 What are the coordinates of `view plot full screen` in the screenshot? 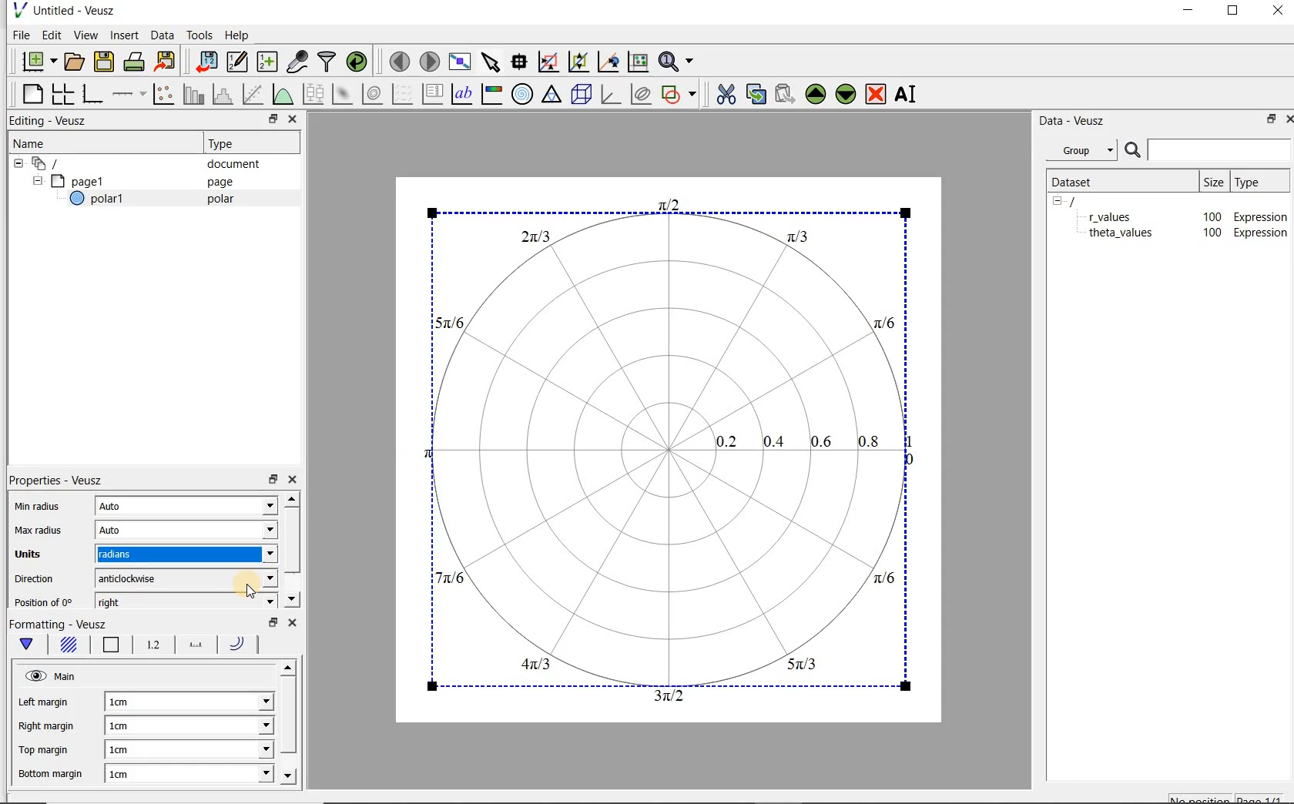 It's located at (458, 60).